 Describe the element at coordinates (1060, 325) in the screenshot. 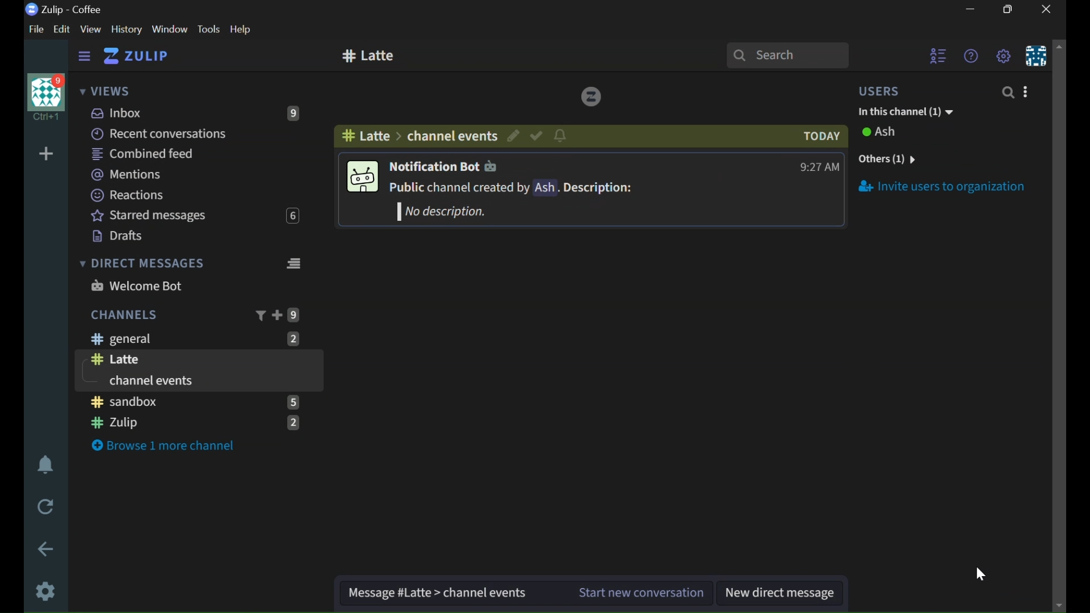

I see `SCROLLBAR` at that location.